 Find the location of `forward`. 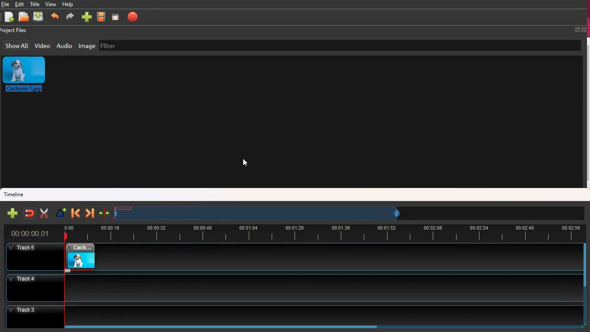

forward is located at coordinates (70, 17).